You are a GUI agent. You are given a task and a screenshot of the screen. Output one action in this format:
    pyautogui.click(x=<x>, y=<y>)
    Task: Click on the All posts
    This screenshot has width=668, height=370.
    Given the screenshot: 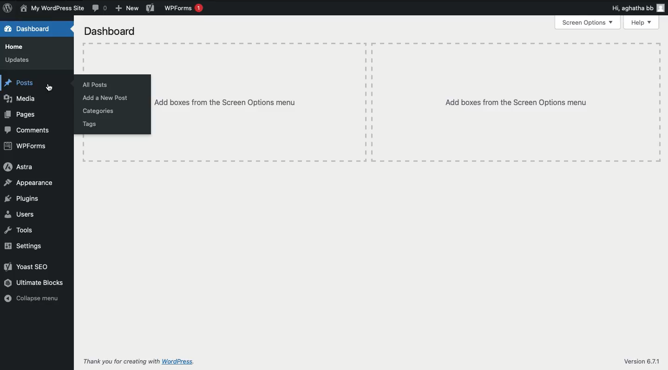 What is the action you would take?
    pyautogui.click(x=96, y=85)
    